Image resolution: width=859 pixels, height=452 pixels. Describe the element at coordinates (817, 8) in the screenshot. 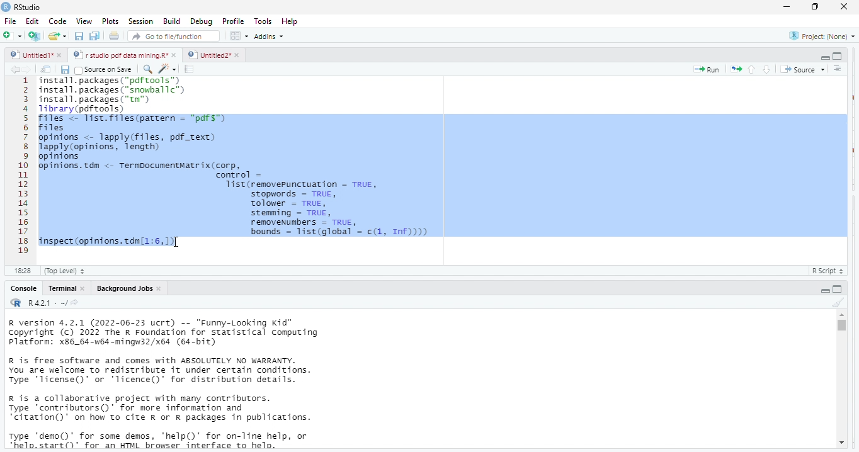

I see `maximize` at that location.